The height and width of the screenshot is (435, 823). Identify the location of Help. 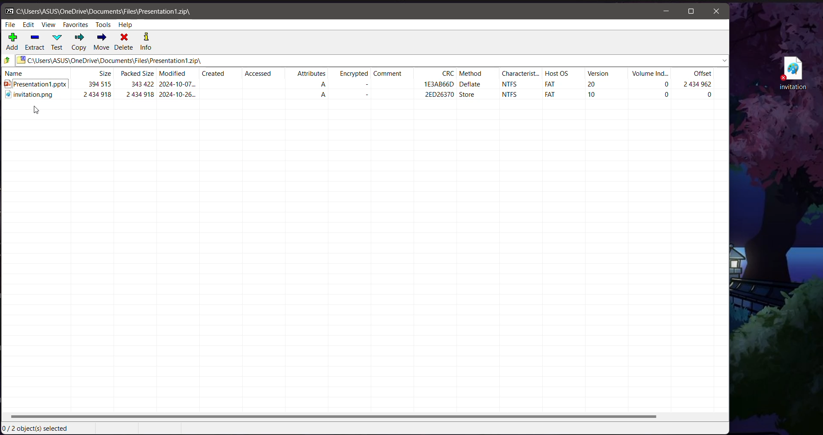
(126, 25).